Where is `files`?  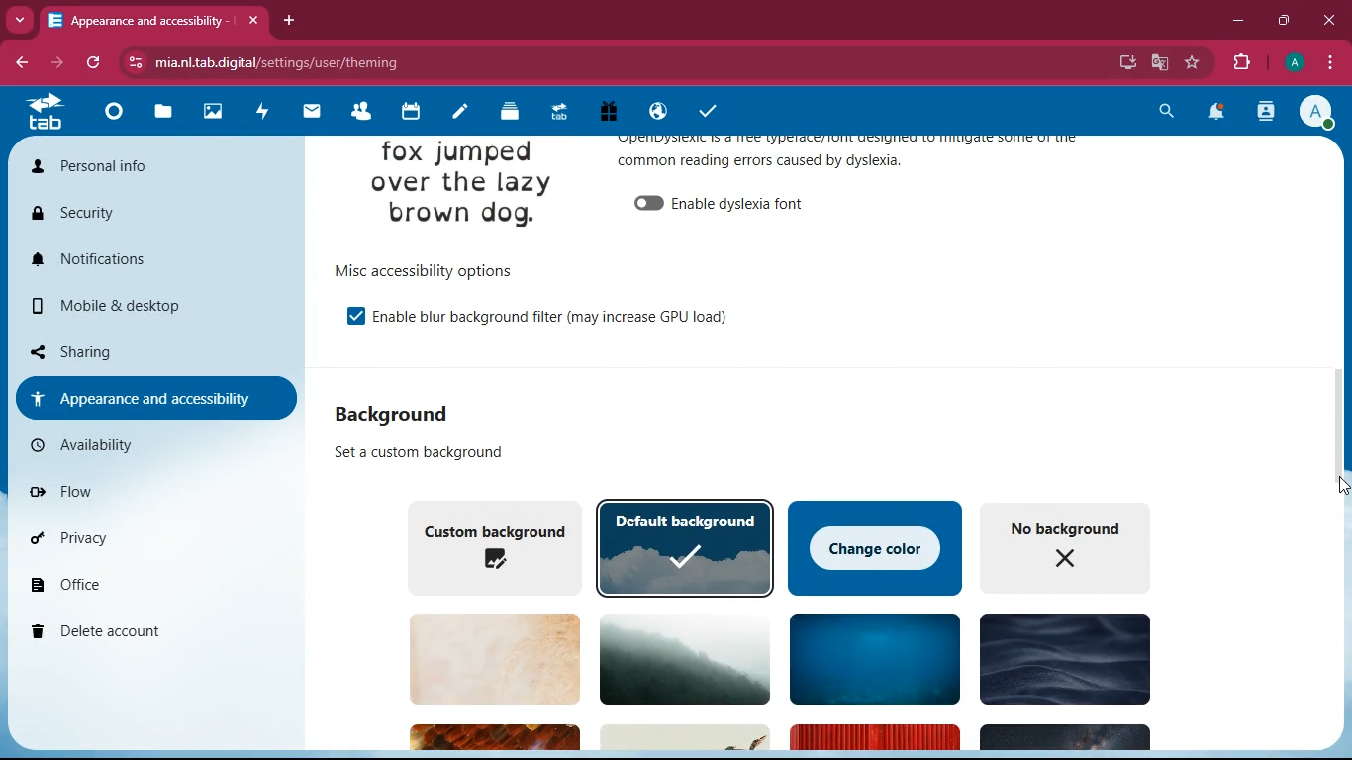
files is located at coordinates (162, 114).